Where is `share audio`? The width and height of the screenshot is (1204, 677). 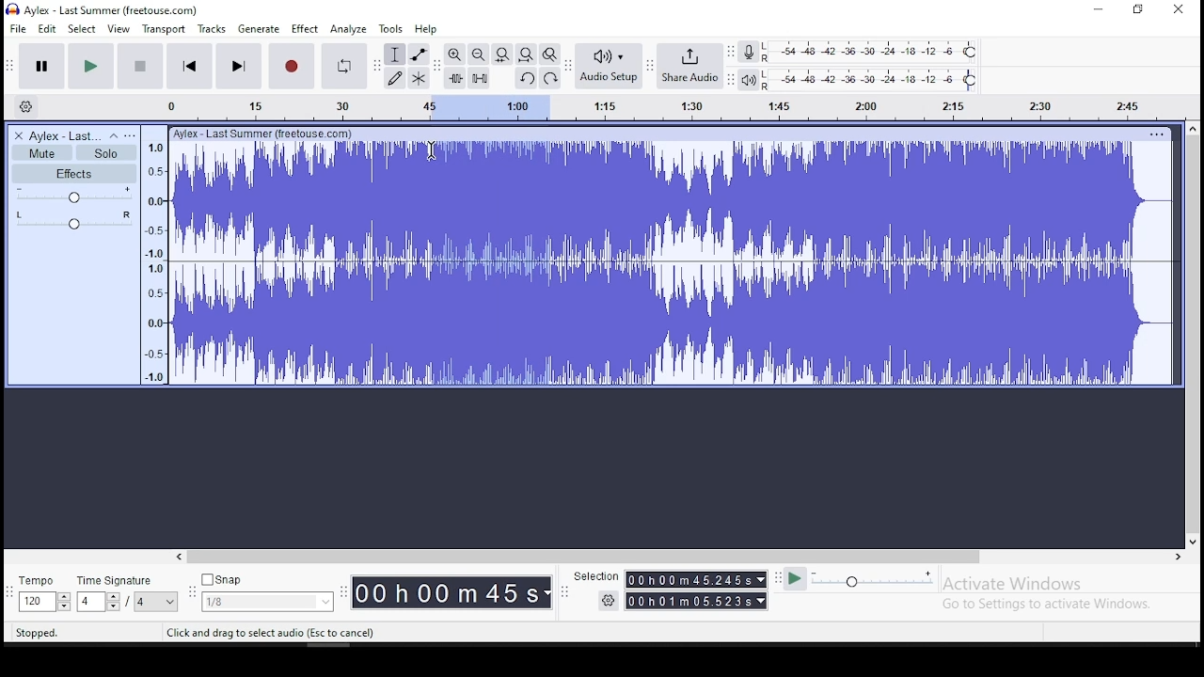
share audio is located at coordinates (692, 67).